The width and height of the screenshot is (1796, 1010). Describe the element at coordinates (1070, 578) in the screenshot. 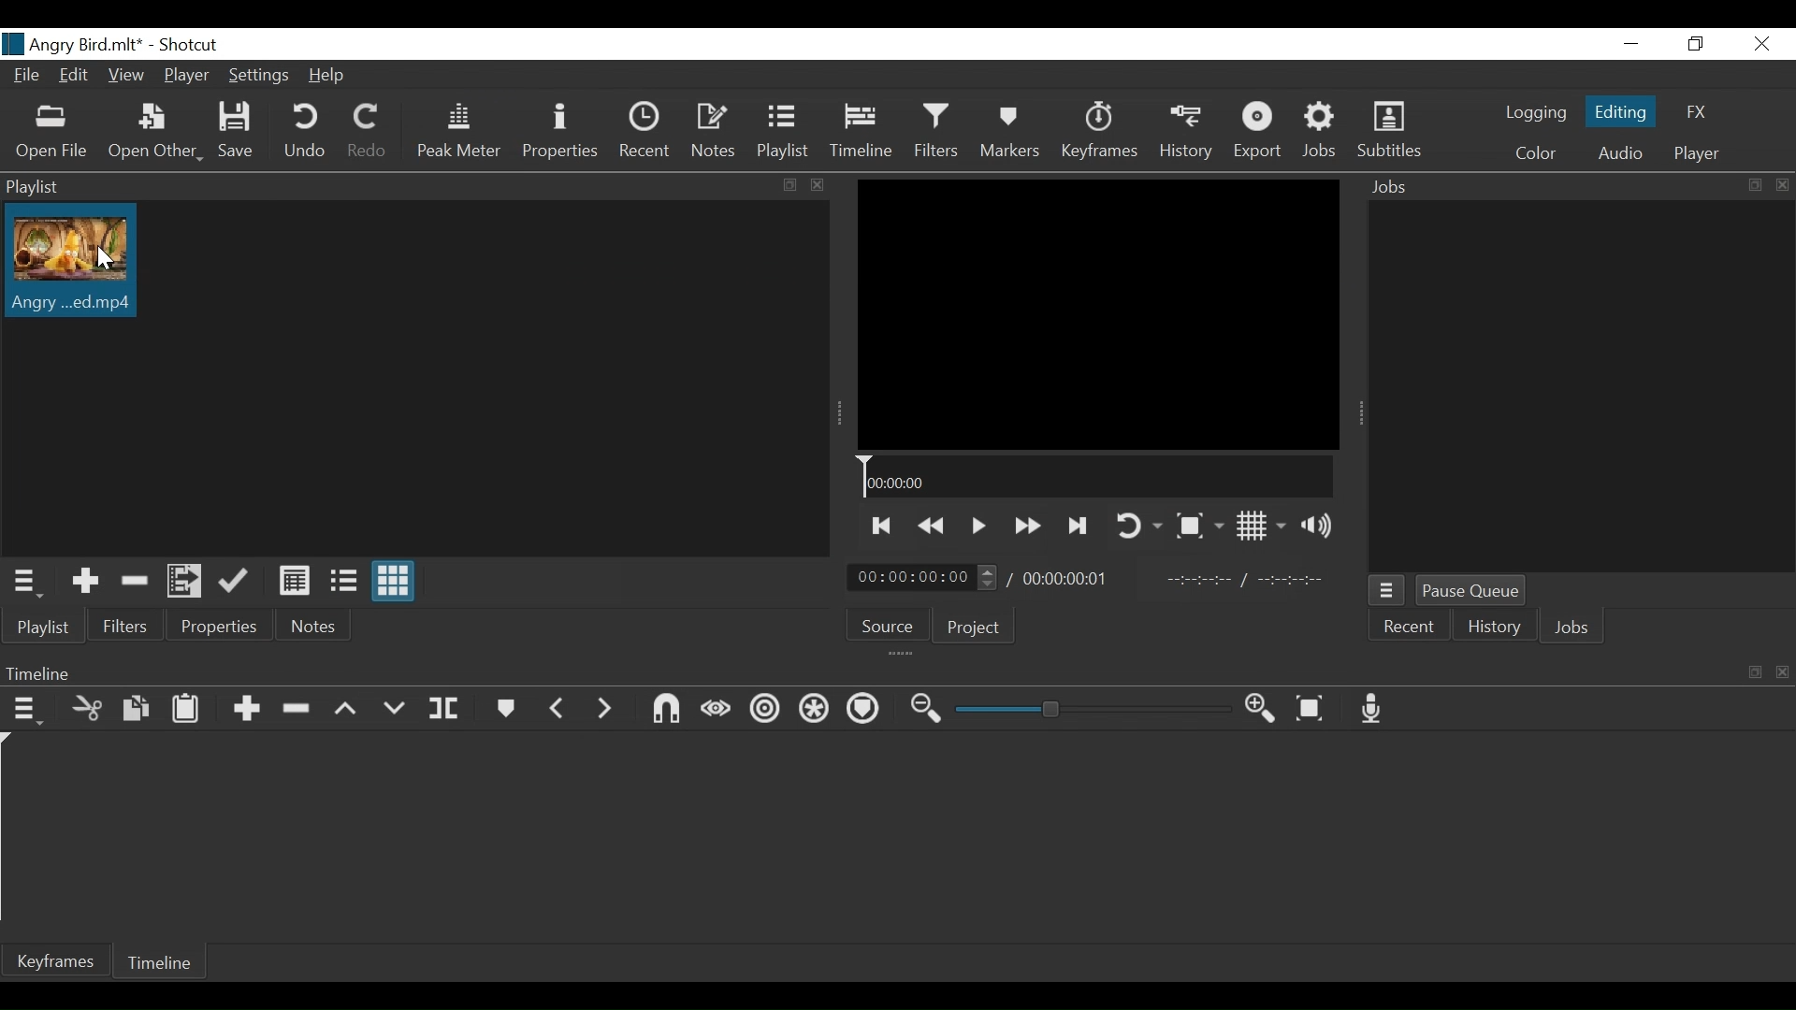

I see `Total duration` at that location.